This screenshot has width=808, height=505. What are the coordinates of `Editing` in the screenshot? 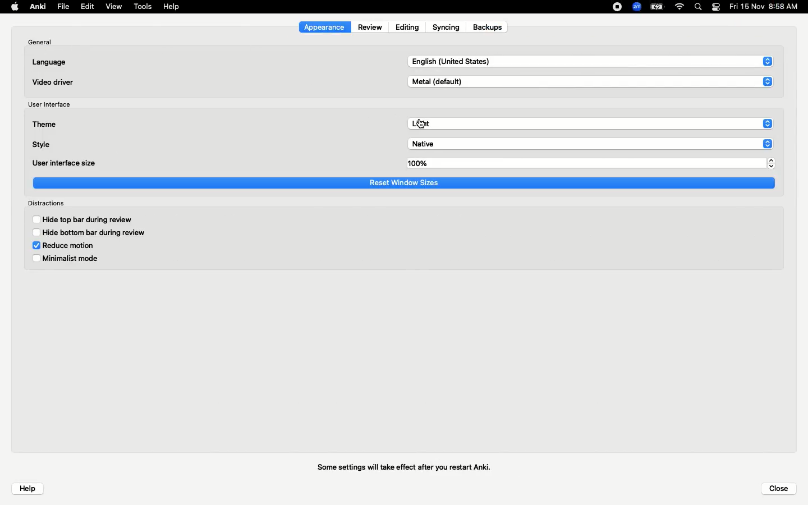 It's located at (408, 28).